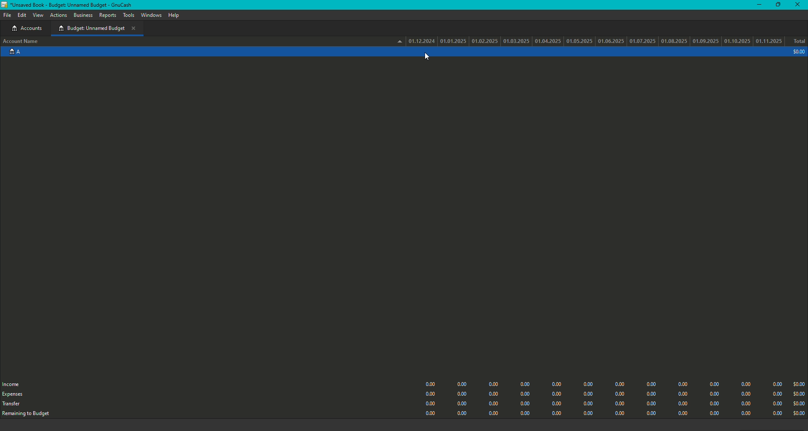  I want to click on Edit, so click(22, 16).